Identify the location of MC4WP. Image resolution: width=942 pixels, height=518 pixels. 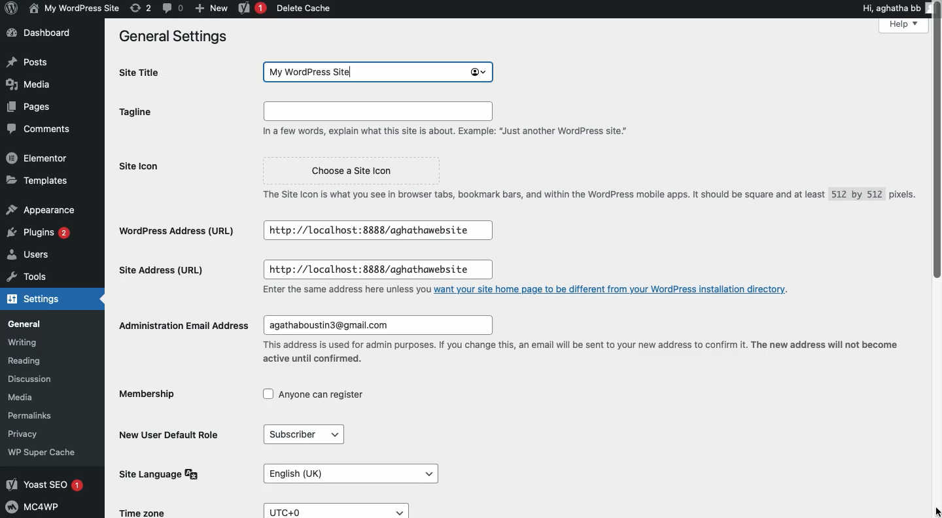
(35, 508).